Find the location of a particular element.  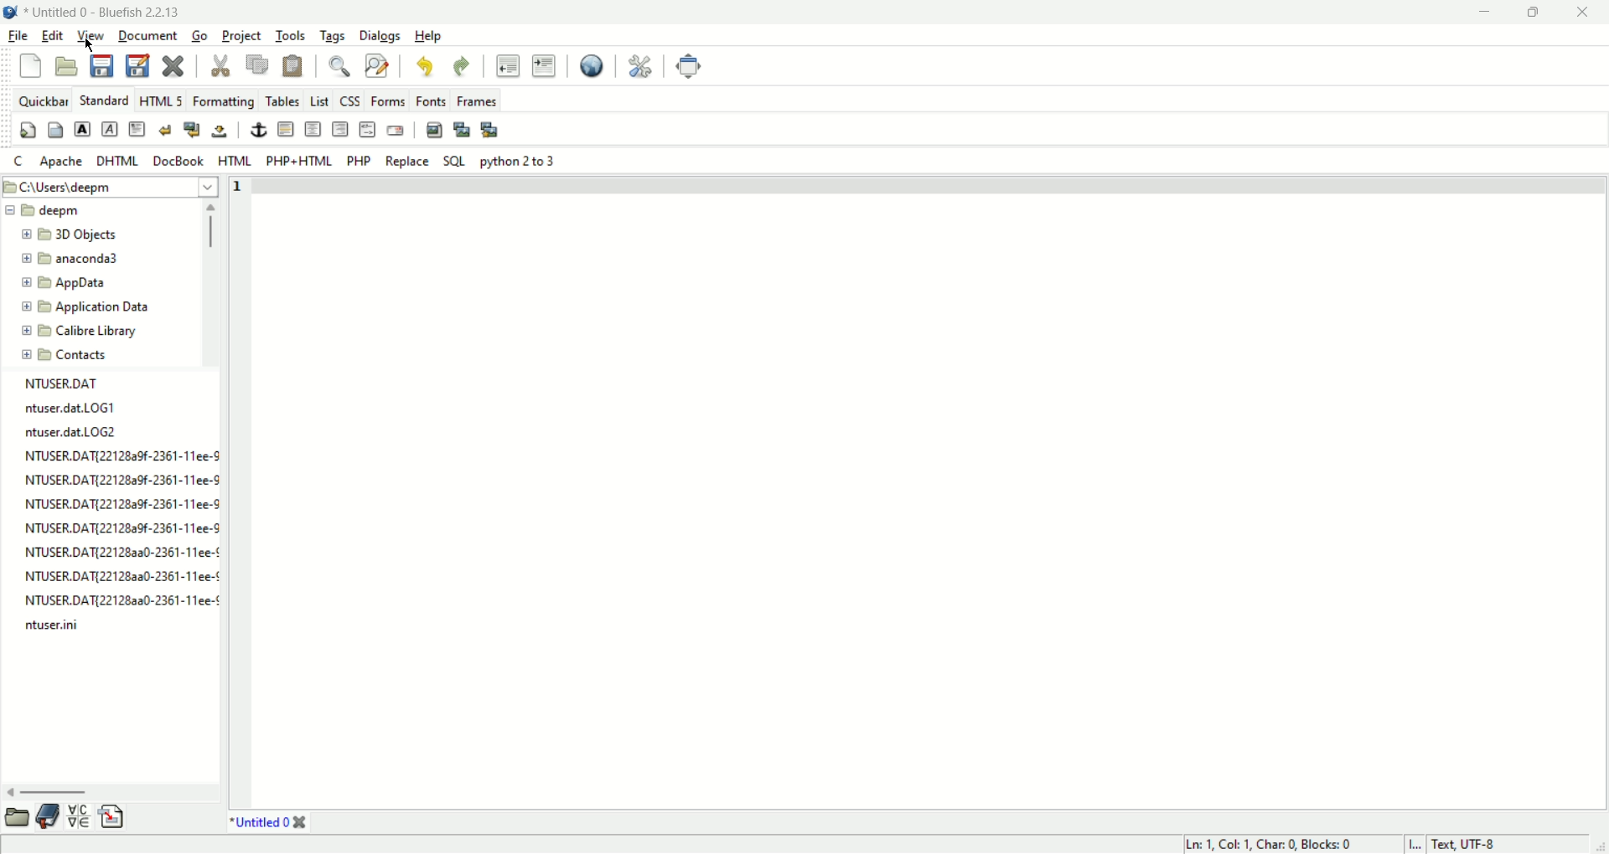

Fonts is located at coordinates (431, 100).